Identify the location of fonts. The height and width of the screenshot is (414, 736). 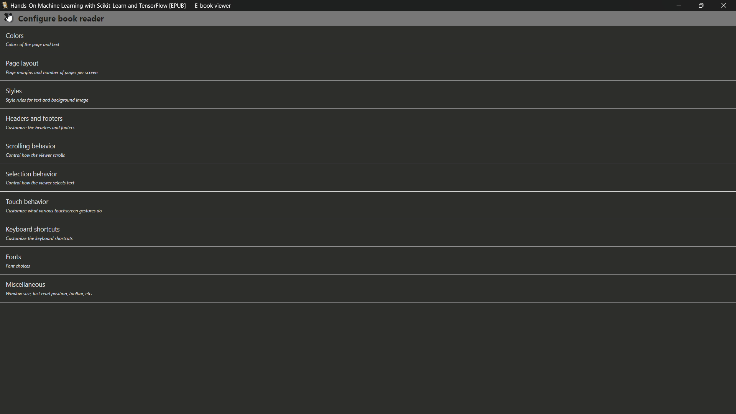
(12, 257).